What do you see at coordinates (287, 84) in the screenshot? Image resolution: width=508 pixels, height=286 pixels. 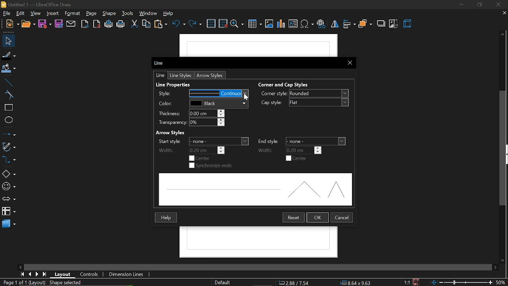 I see `Corner and Cao Styles` at bounding box center [287, 84].